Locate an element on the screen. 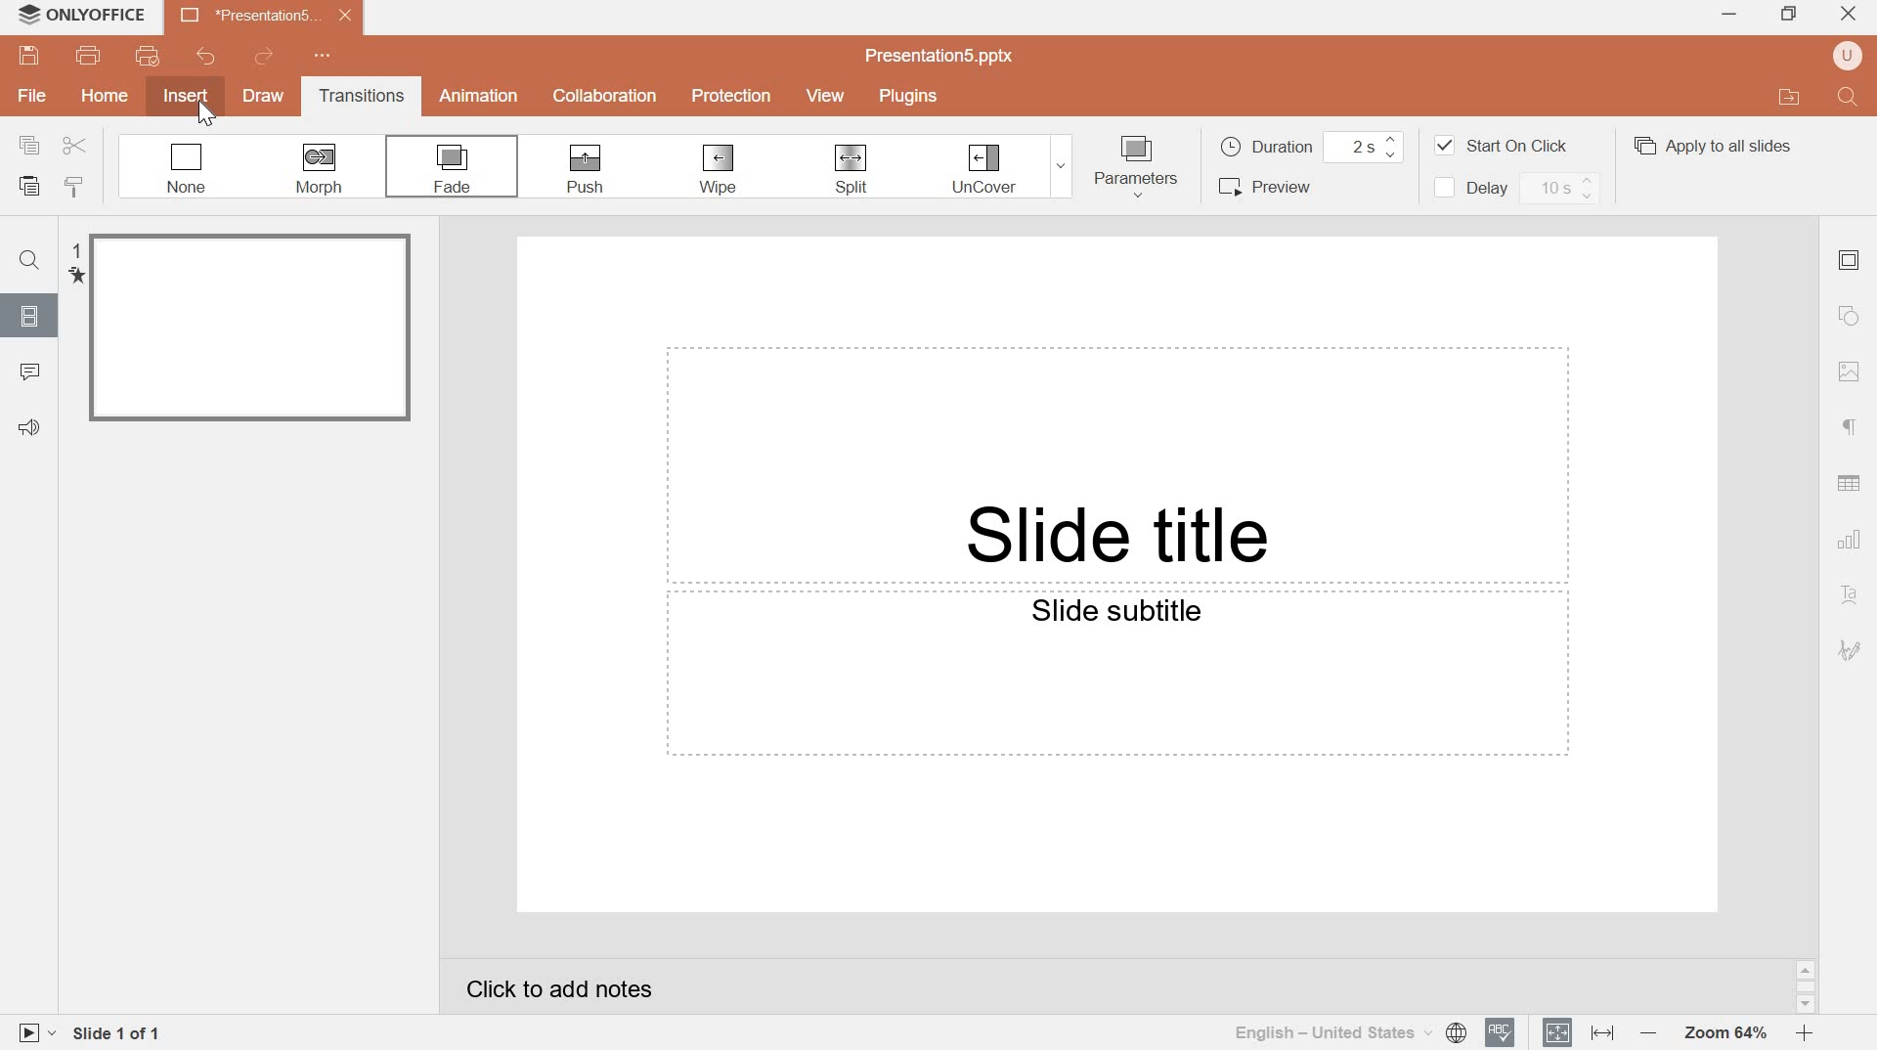 The image size is (1877, 1050). Preview is located at coordinates (1275, 186).